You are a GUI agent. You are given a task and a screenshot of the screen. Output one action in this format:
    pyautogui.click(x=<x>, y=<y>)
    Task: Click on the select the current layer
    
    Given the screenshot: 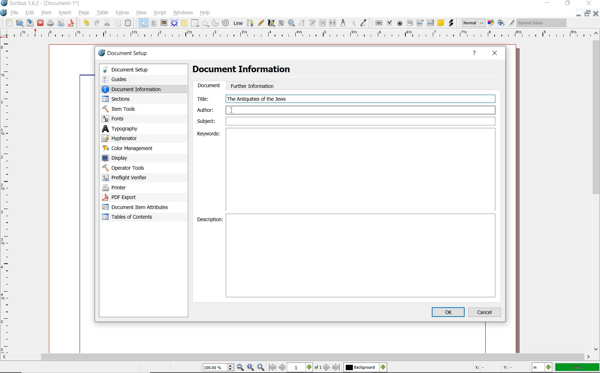 What is the action you would take?
    pyautogui.click(x=365, y=367)
    